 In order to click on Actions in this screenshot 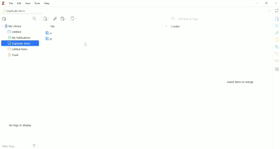, I will do `click(36, 146)`.